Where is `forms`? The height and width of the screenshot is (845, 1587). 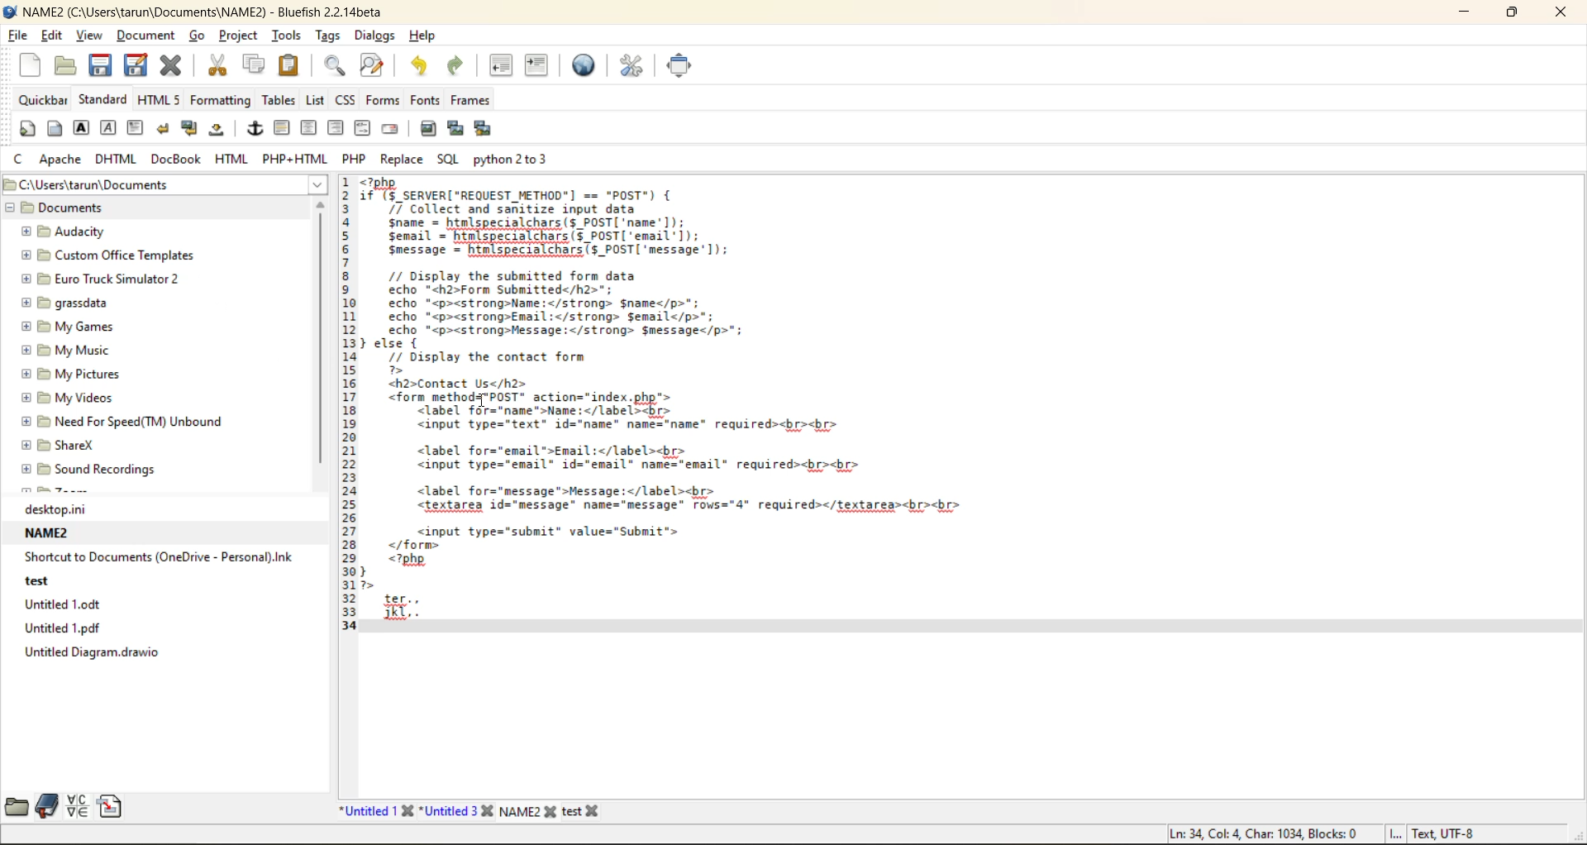
forms is located at coordinates (382, 101).